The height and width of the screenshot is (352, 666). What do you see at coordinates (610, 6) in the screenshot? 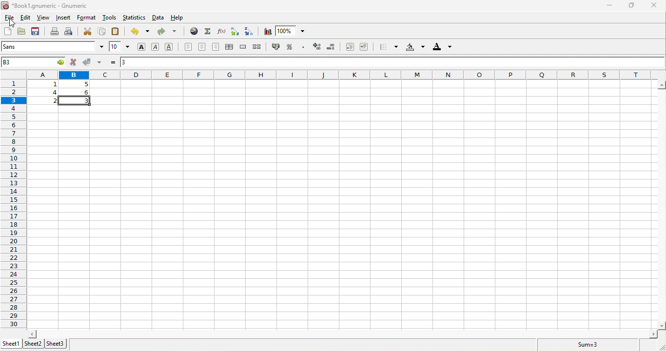
I see `minimize` at bounding box center [610, 6].